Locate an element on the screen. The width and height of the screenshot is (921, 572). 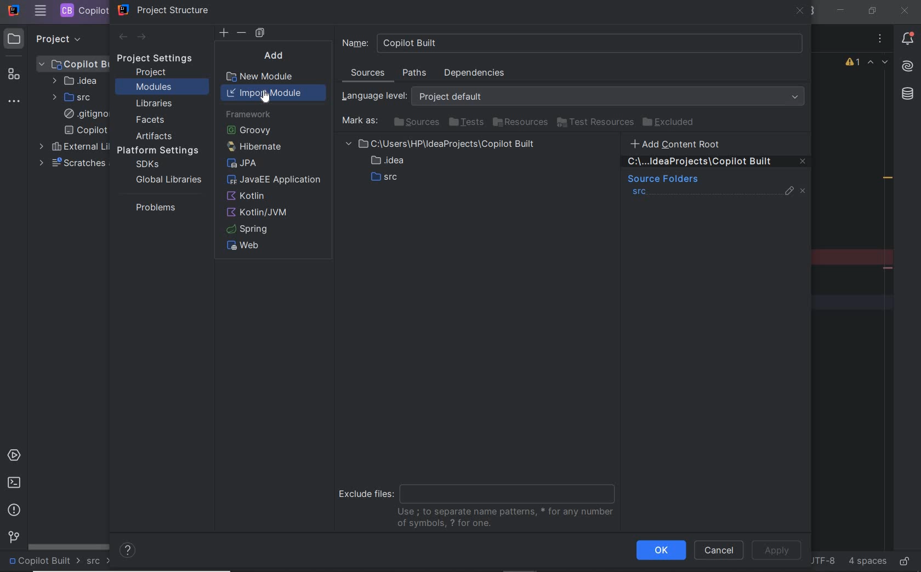
remove line is located at coordinates (889, 268).